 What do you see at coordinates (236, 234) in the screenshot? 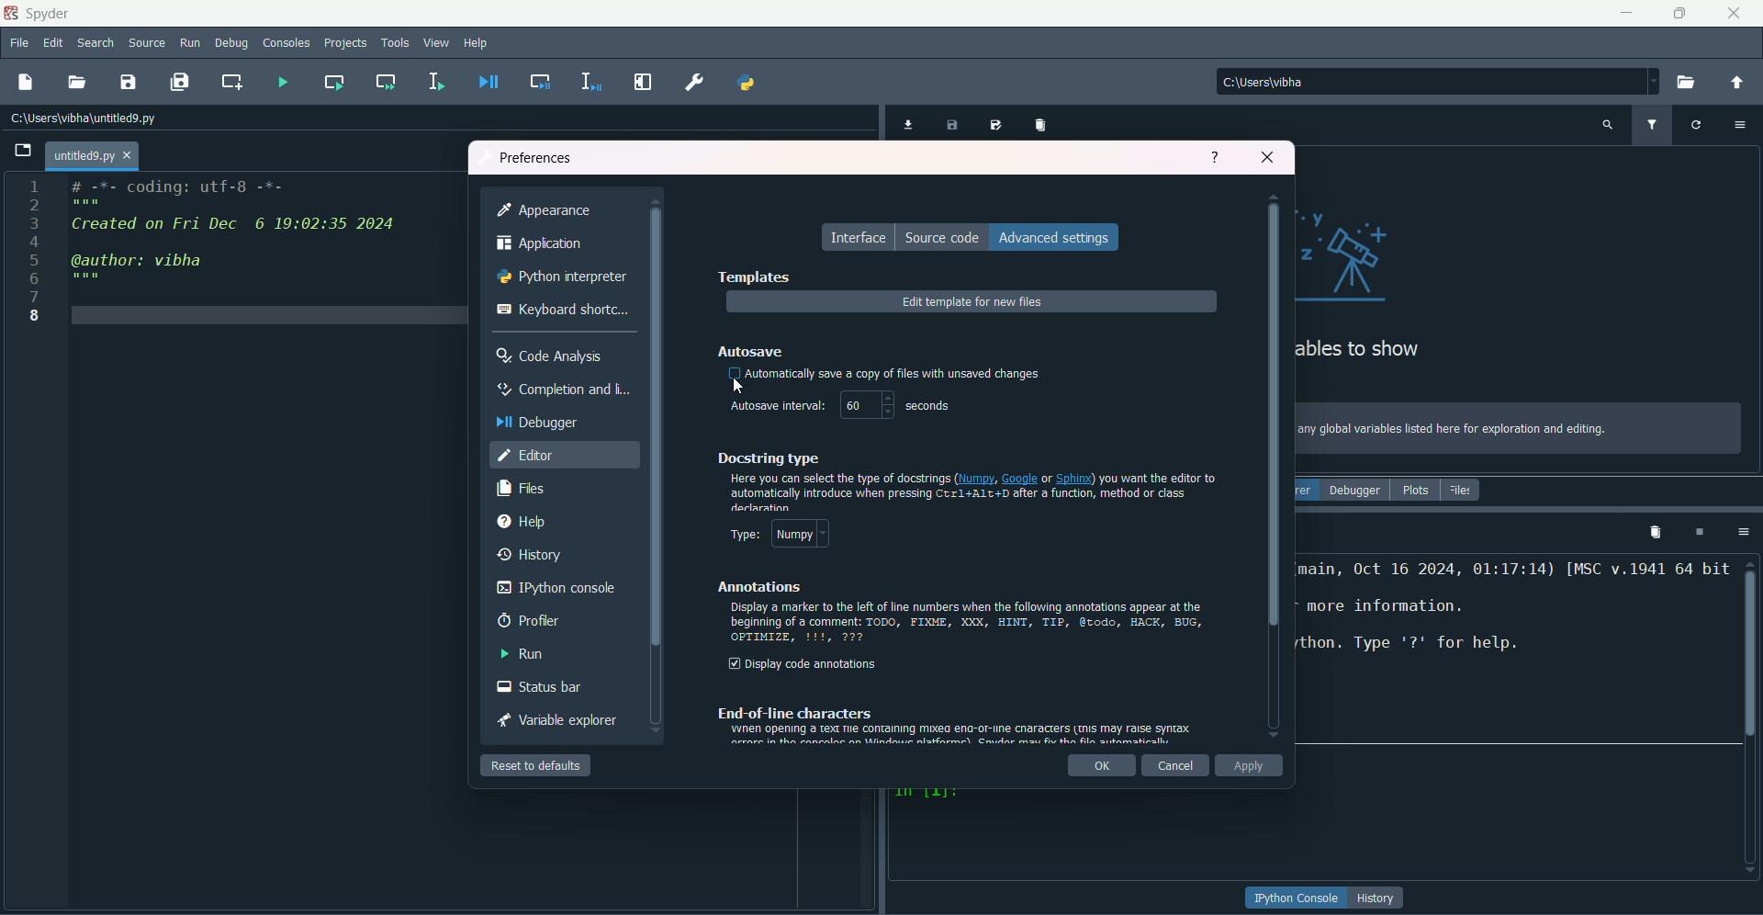
I see `code` at bounding box center [236, 234].